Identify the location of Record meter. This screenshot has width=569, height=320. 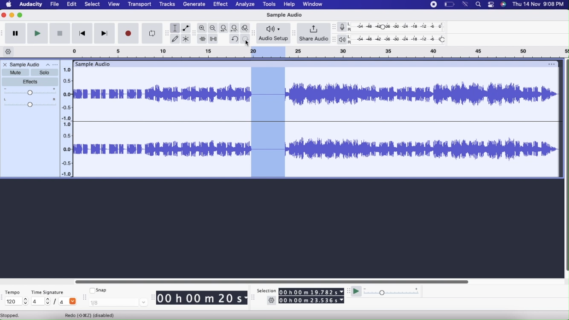
(345, 27).